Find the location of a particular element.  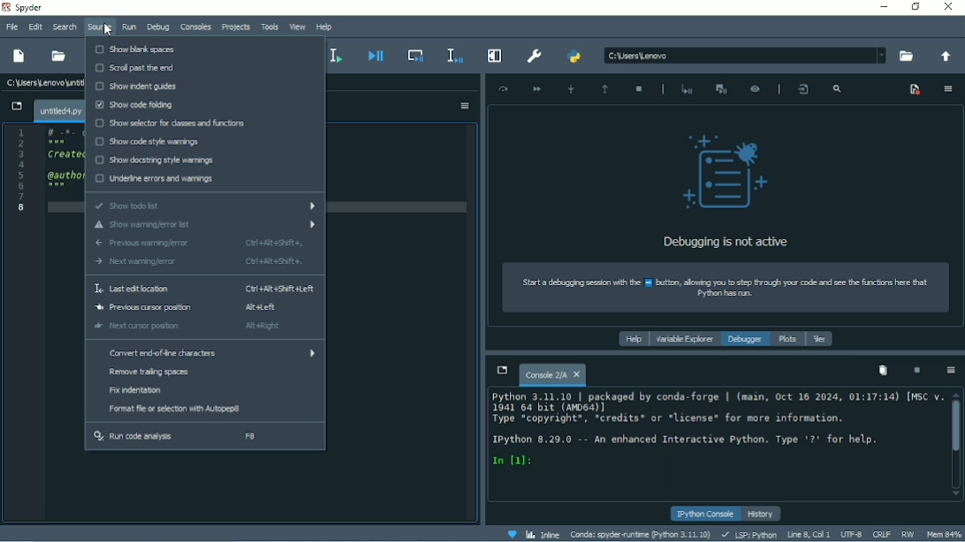

Execute current line is located at coordinates (504, 88).